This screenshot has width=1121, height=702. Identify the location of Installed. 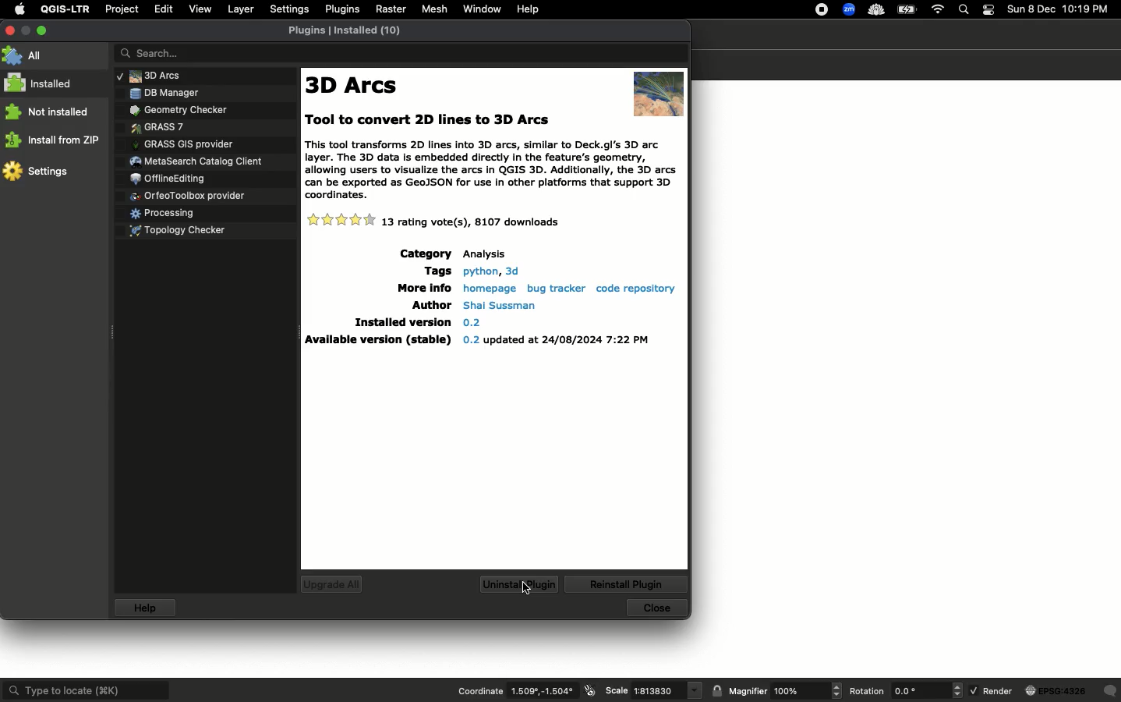
(41, 84).